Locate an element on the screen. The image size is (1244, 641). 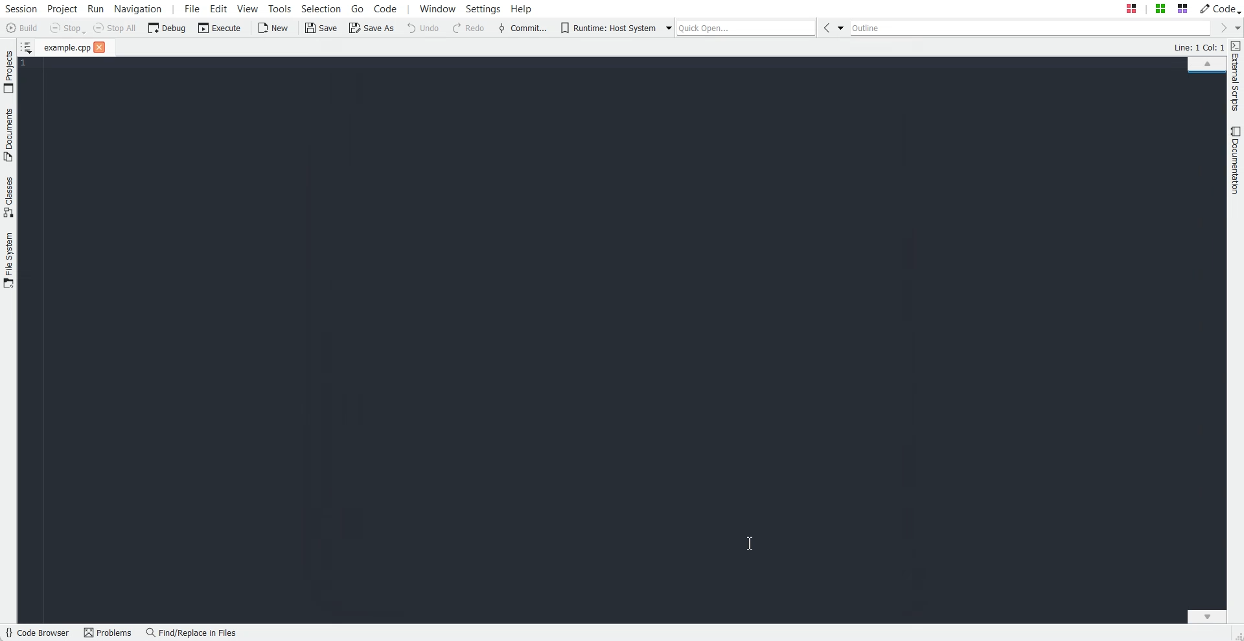
Debug is located at coordinates (167, 28).